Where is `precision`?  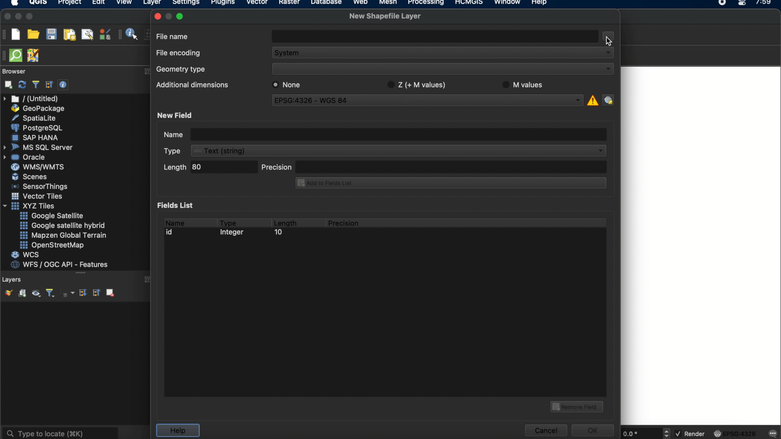 precision is located at coordinates (345, 223).